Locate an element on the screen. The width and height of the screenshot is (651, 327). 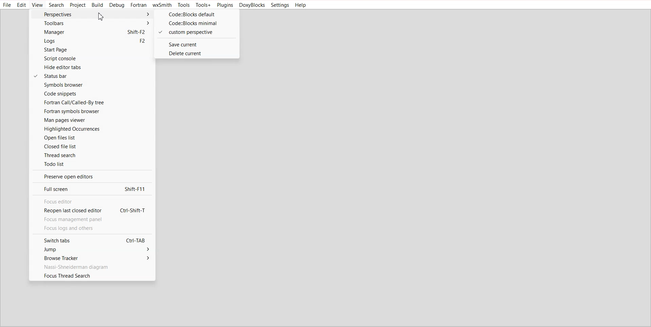
Open files list is located at coordinates (92, 137).